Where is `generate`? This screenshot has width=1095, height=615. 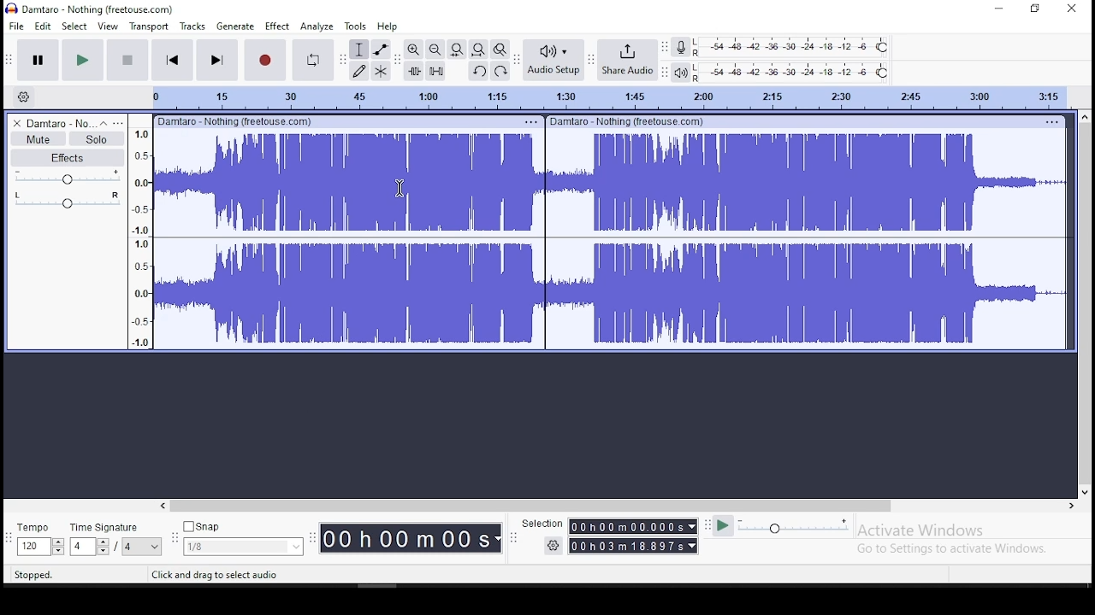
generate is located at coordinates (237, 27).